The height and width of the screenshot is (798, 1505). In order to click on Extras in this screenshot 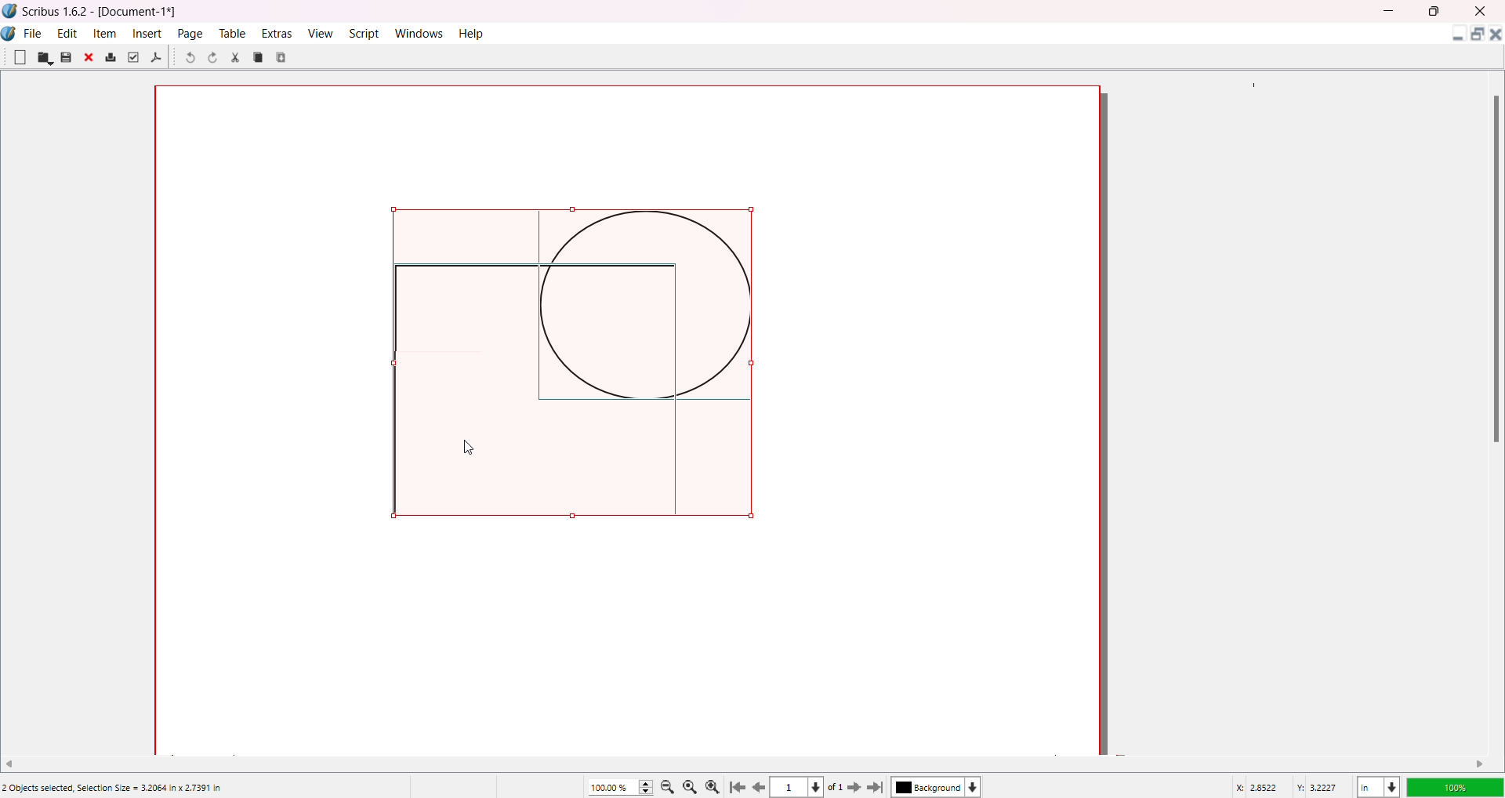, I will do `click(277, 33)`.